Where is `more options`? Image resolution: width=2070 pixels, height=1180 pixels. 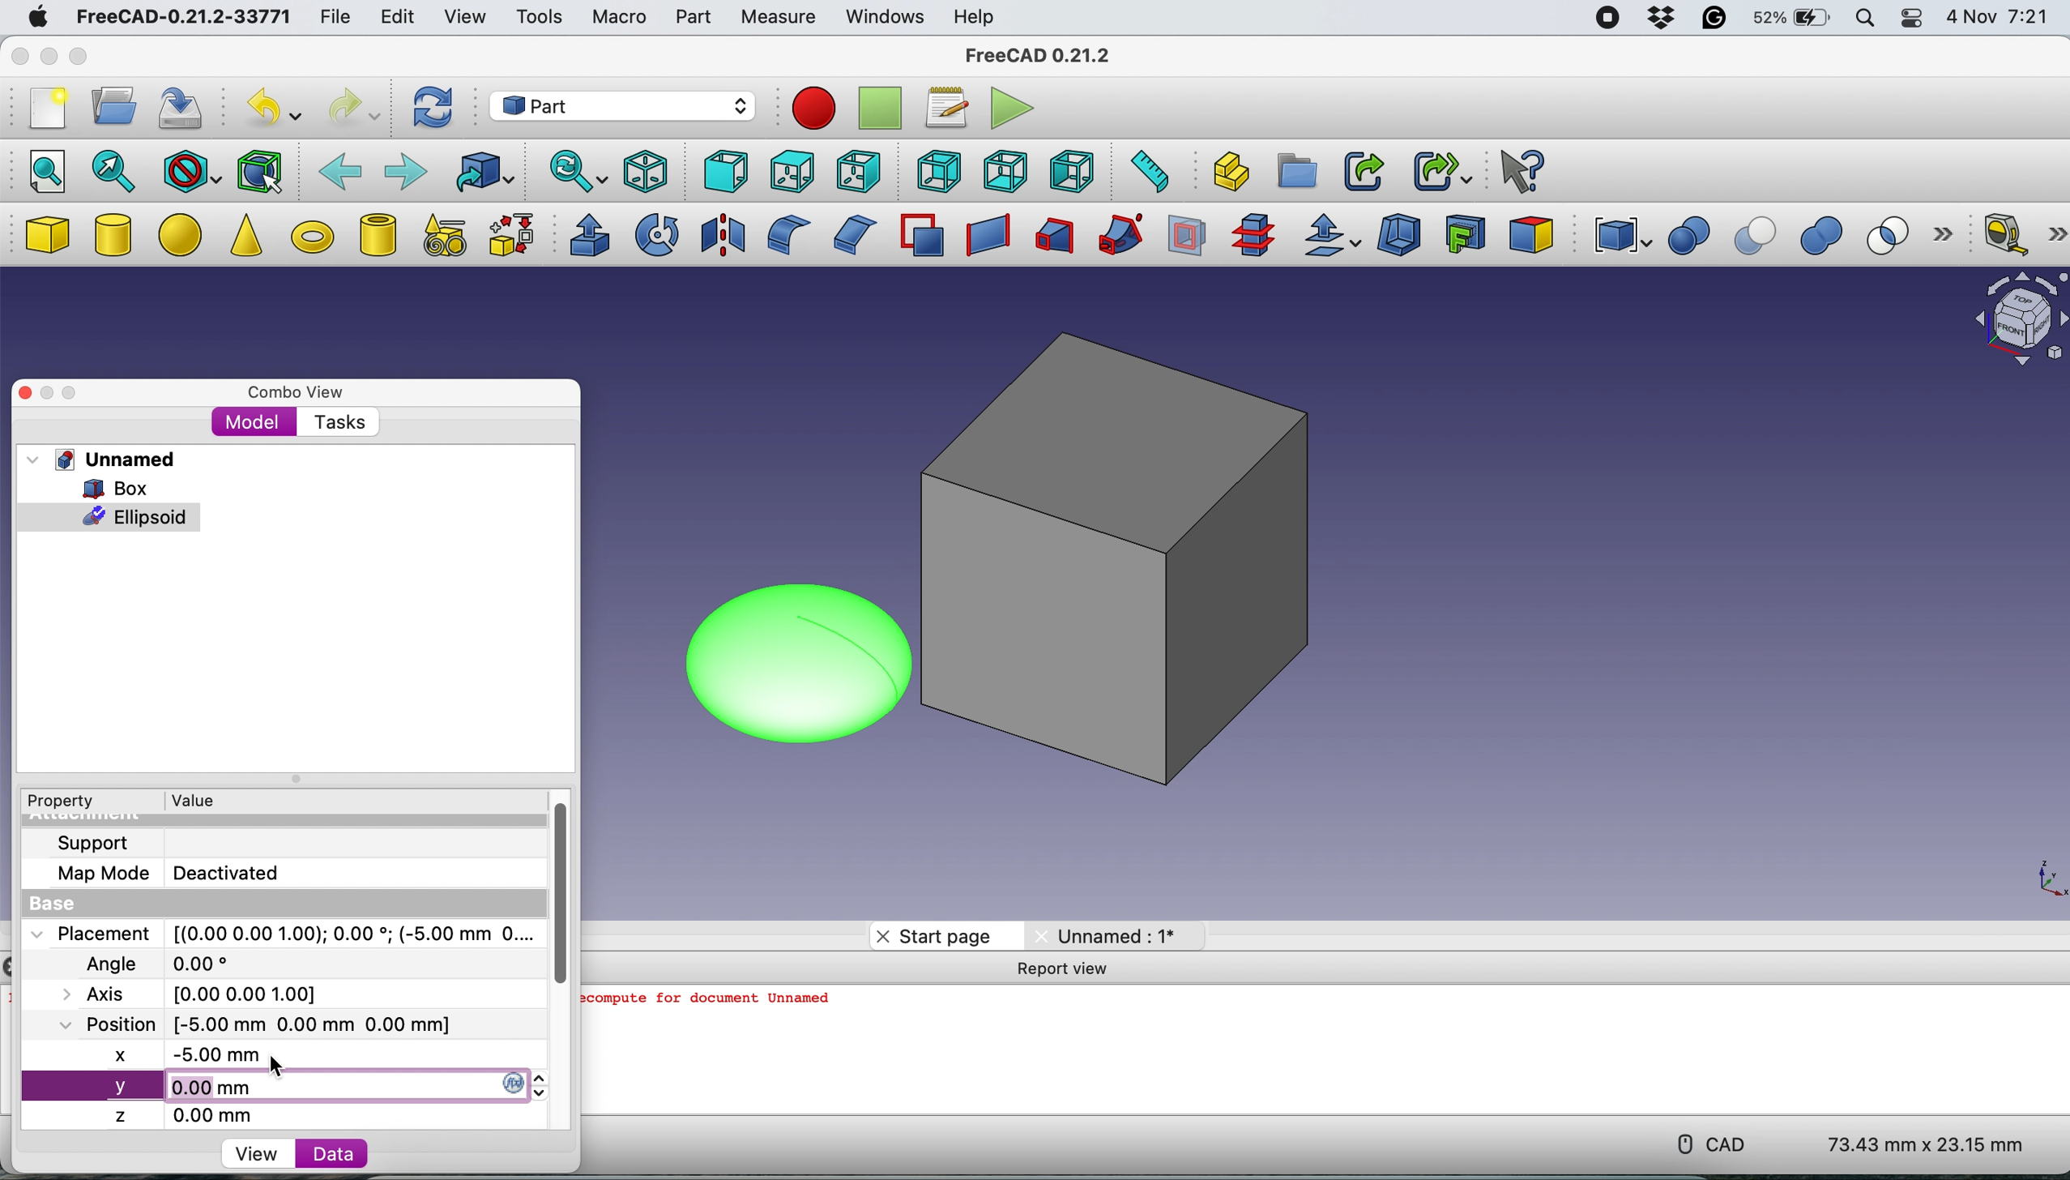
more options is located at coordinates (2057, 233).